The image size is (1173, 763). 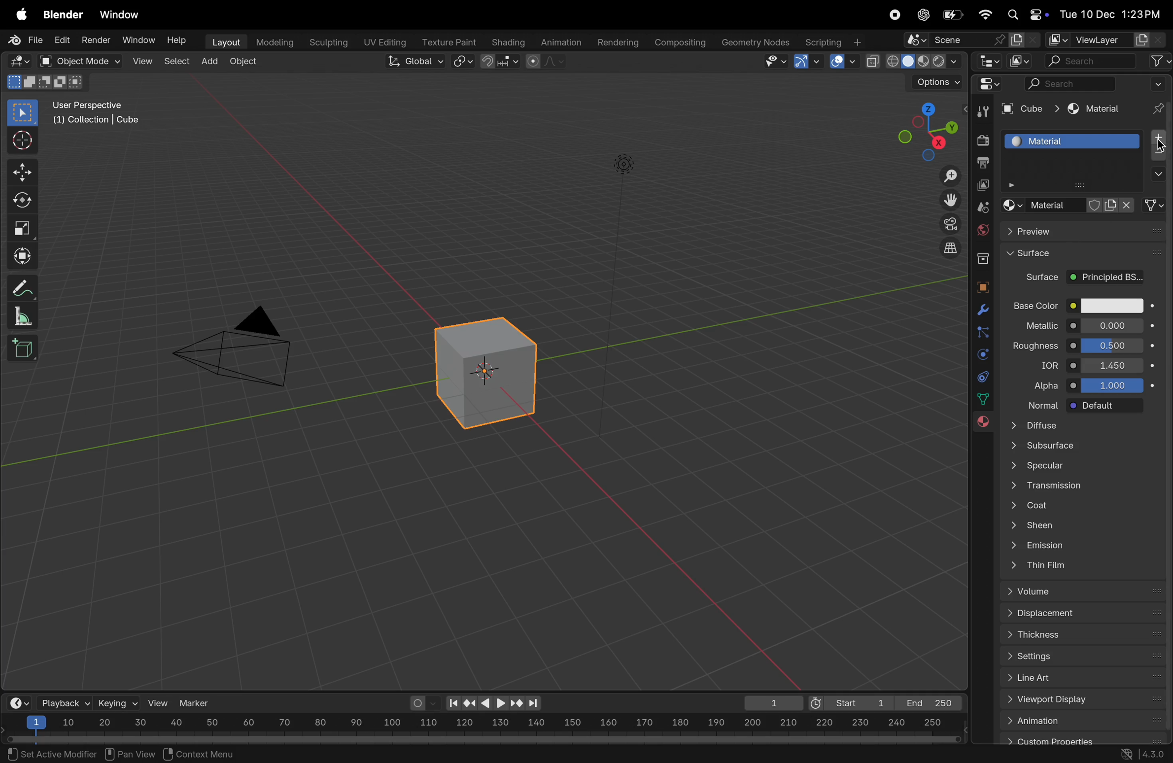 I want to click on material. file, so click(x=1069, y=205).